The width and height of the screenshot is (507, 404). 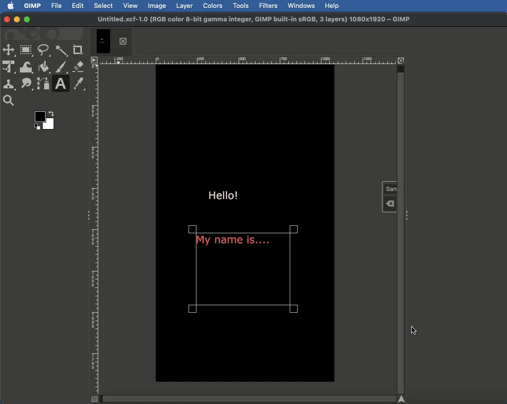 I want to click on Close, so click(x=5, y=19).